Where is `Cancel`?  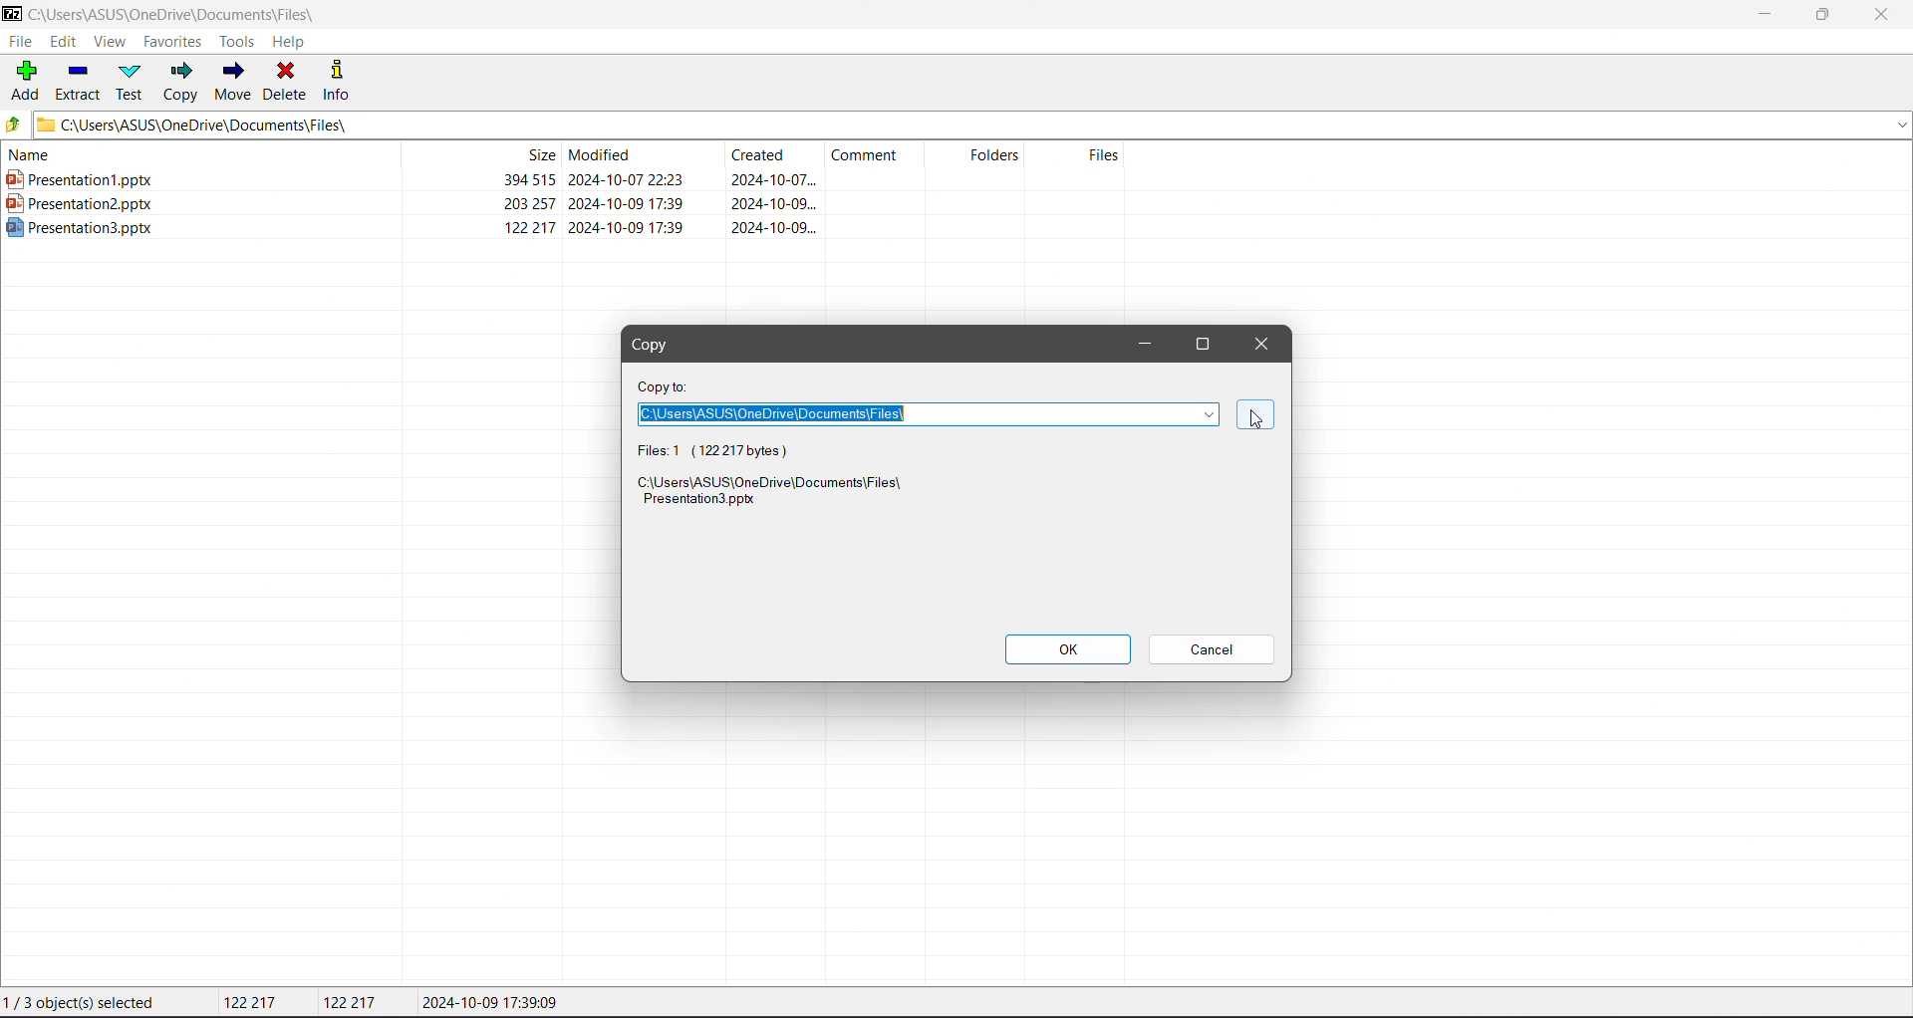
Cancel is located at coordinates (1212, 650).